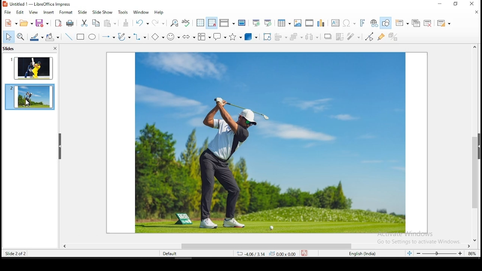 This screenshot has height=271, width=482. I want to click on symbol shapes, so click(173, 37).